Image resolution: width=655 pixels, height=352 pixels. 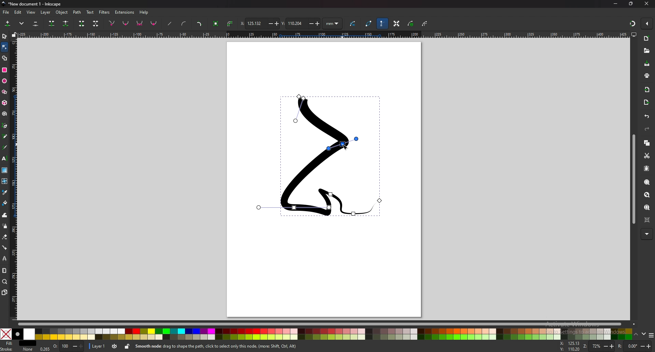 I want to click on eraser, so click(x=5, y=236).